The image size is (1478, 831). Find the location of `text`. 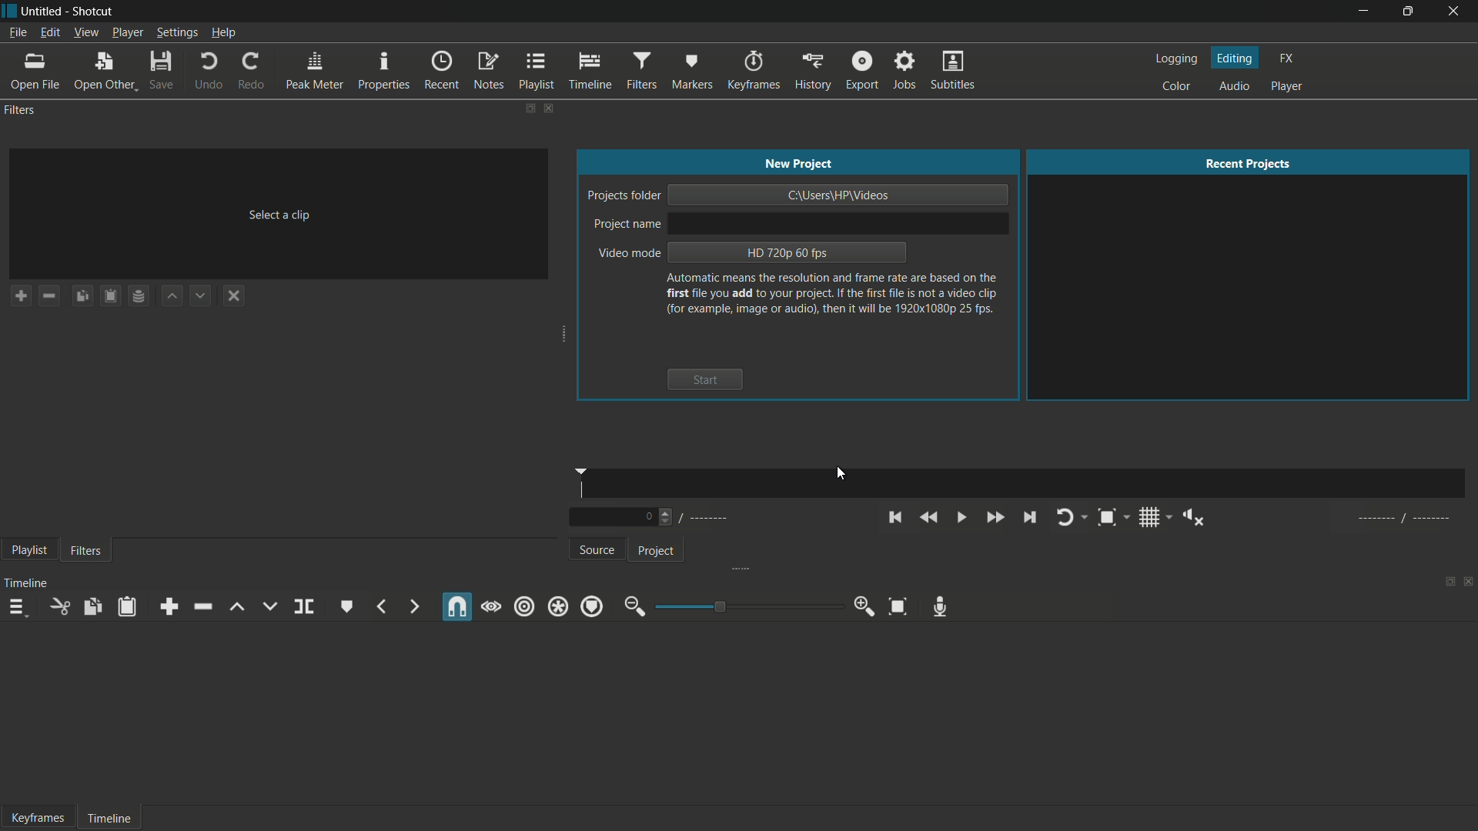

text is located at coordinates (833, 294).